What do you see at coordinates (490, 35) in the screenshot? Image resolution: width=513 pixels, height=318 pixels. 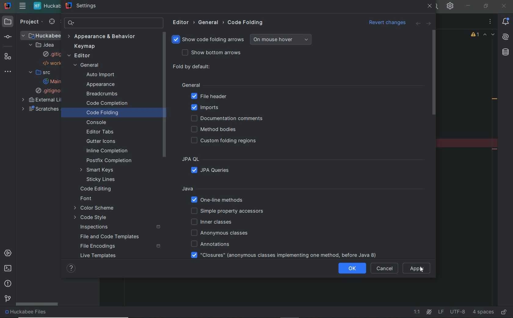 I see `previous and next warnings` at bounding box center [490, 35].